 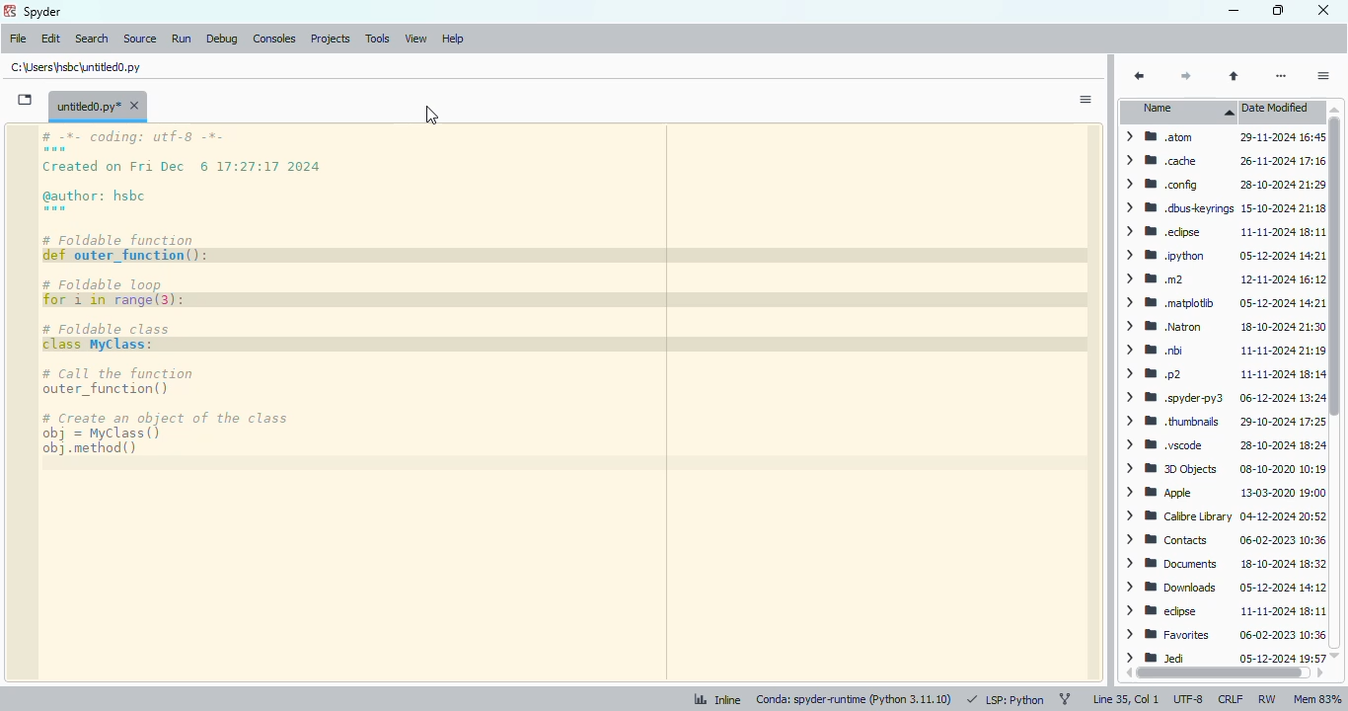 What do you see at coordinates (76, 67) in the screenshot?
I see `untitled0.py` at bounding box center [76, 67].